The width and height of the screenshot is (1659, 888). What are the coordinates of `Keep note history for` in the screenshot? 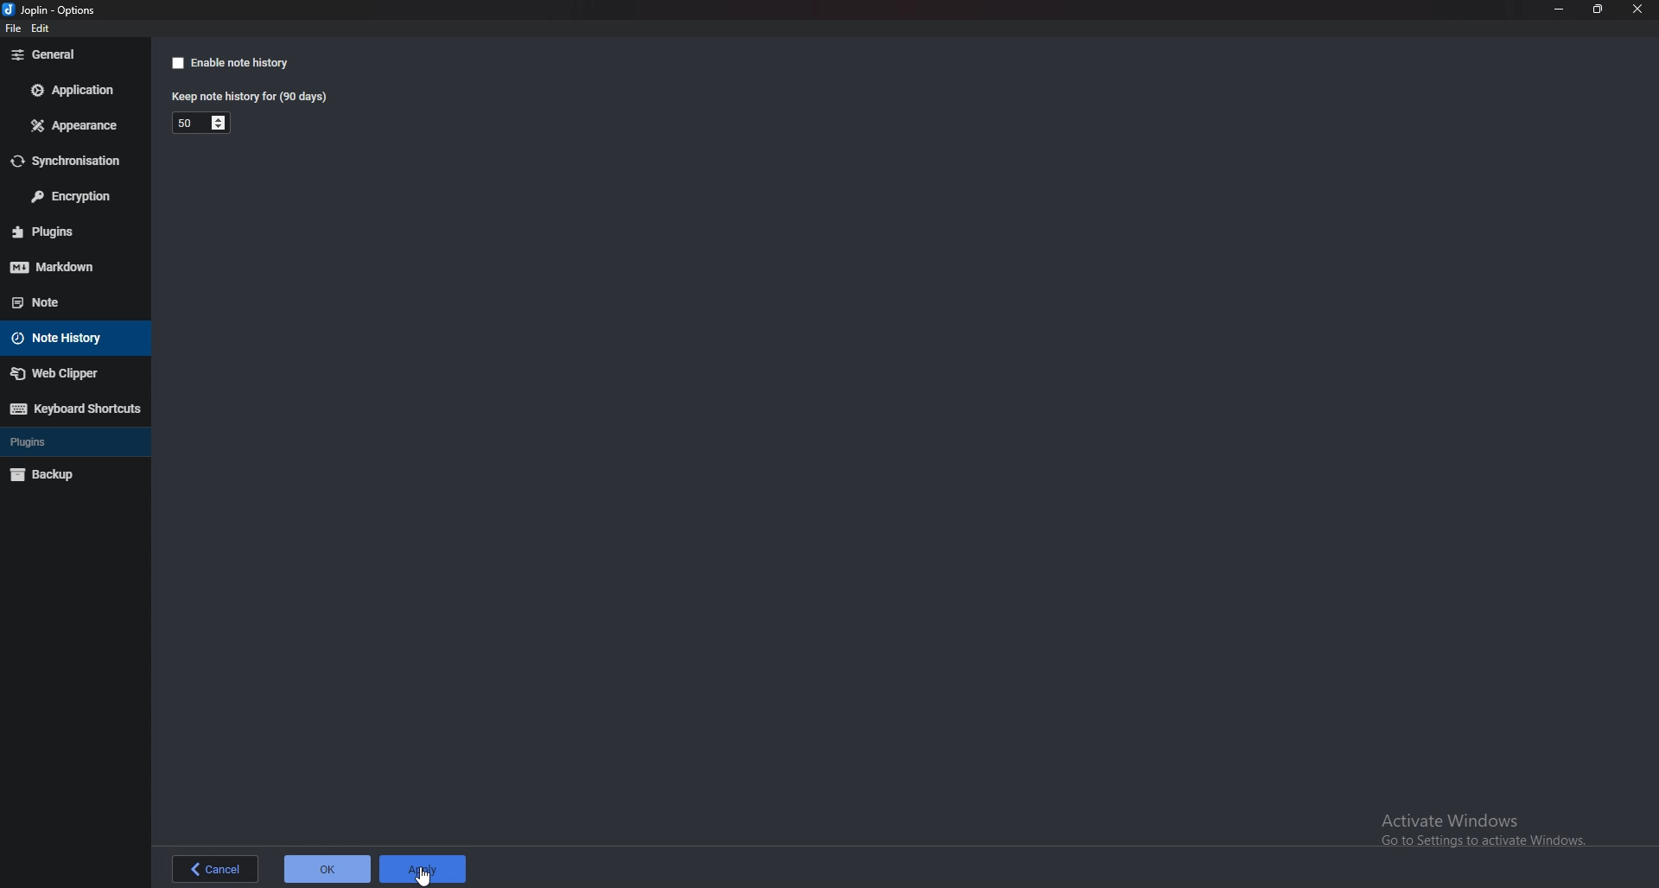 It's located at (247, 98).